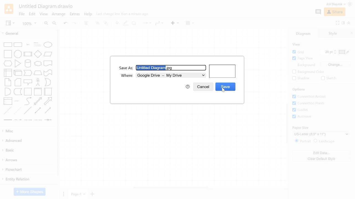  I want to click on Diagrams, so click(304, 34).